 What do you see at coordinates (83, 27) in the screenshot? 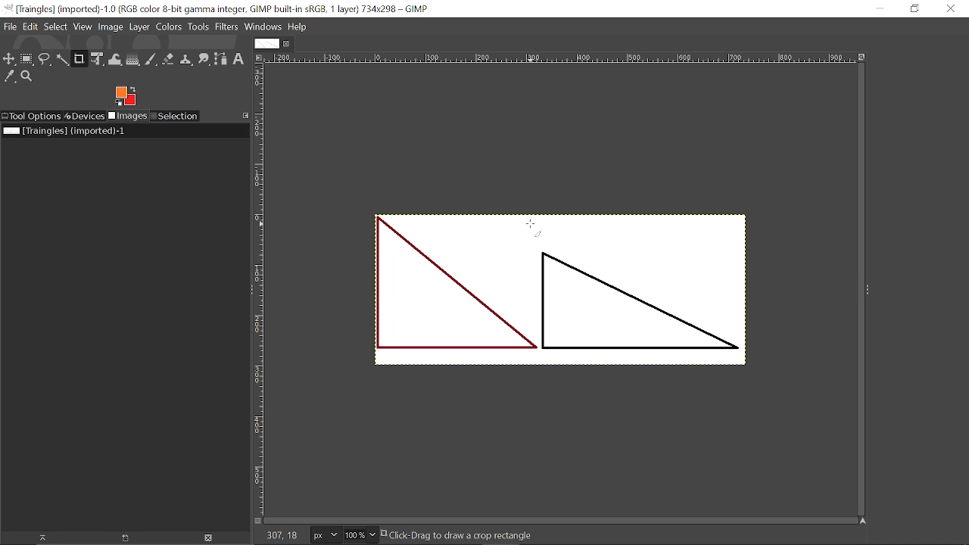
I see `View` at bounding box center [83, 27].